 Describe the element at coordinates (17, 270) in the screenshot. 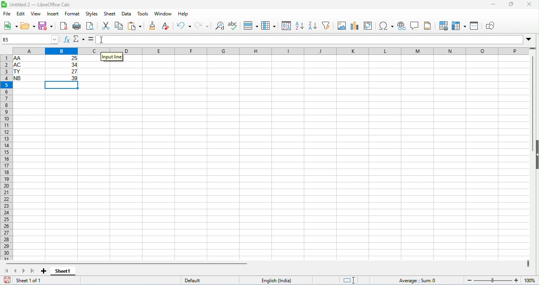

I see `previous` at that location.